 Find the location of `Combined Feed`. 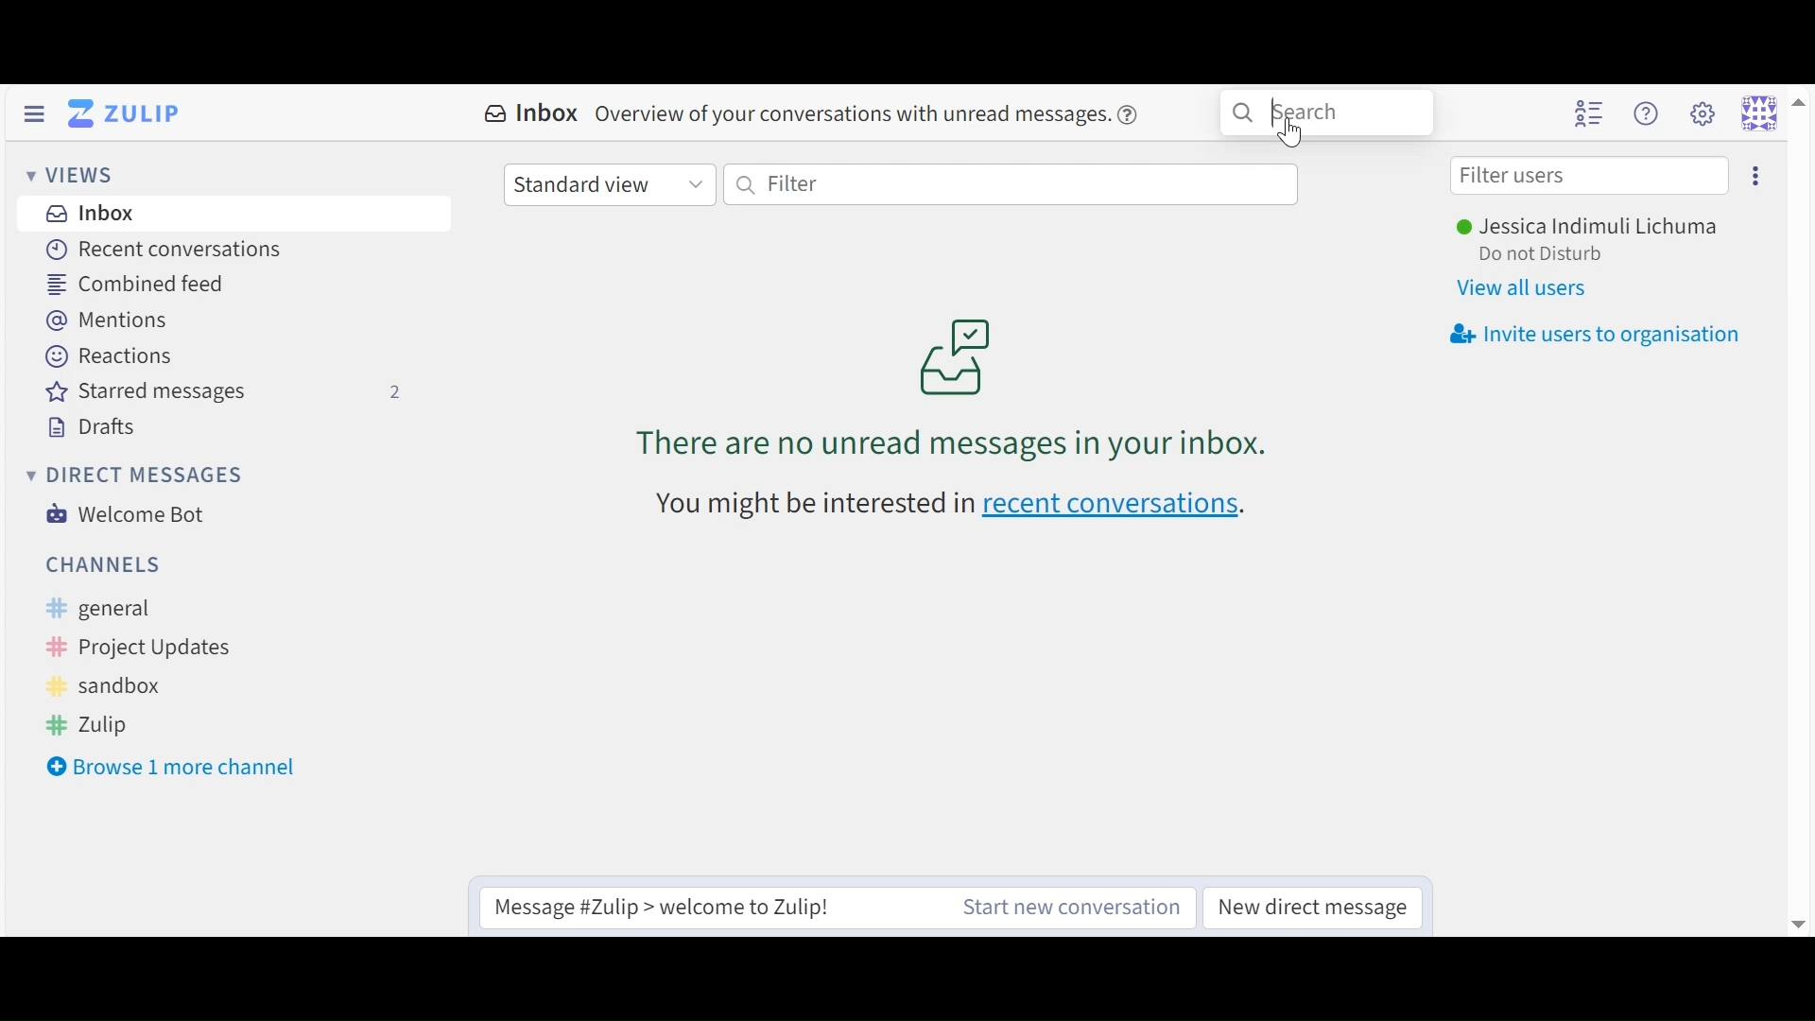

Combined Feed is located at coordinates (129, 284).